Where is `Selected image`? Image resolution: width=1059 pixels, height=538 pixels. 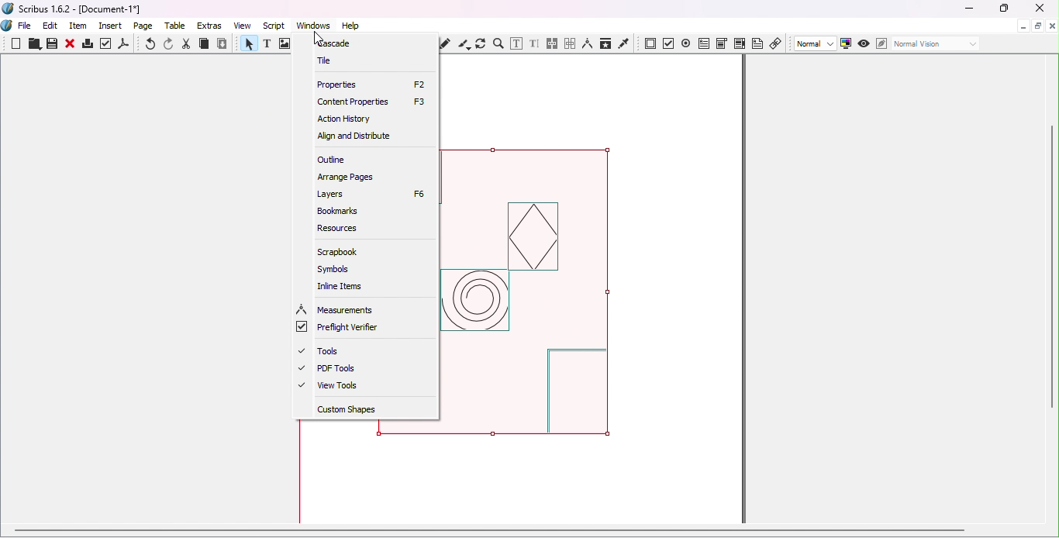
Selected image is located at coordinates (545, 298).